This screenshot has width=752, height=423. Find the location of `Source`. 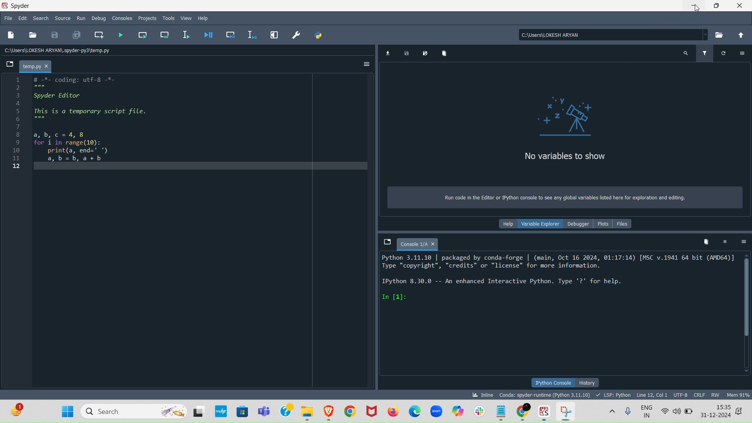

Source is located at coordinates (64, 16).